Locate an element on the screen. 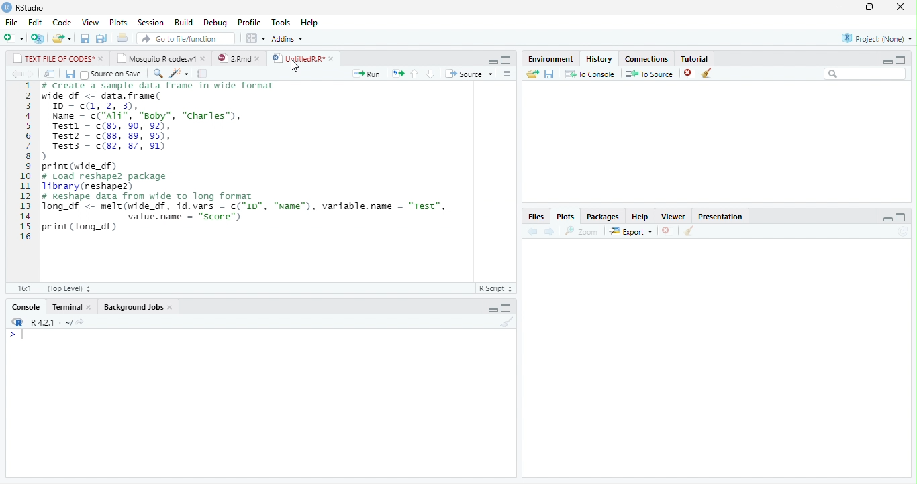 The height and width of the screenshot is (484, 917). maximize is located at coordinates (901, 60).